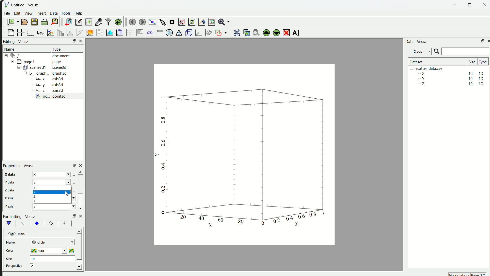 The image size is (490, 276). I want to click on view plot full screen, so click(152, 21).